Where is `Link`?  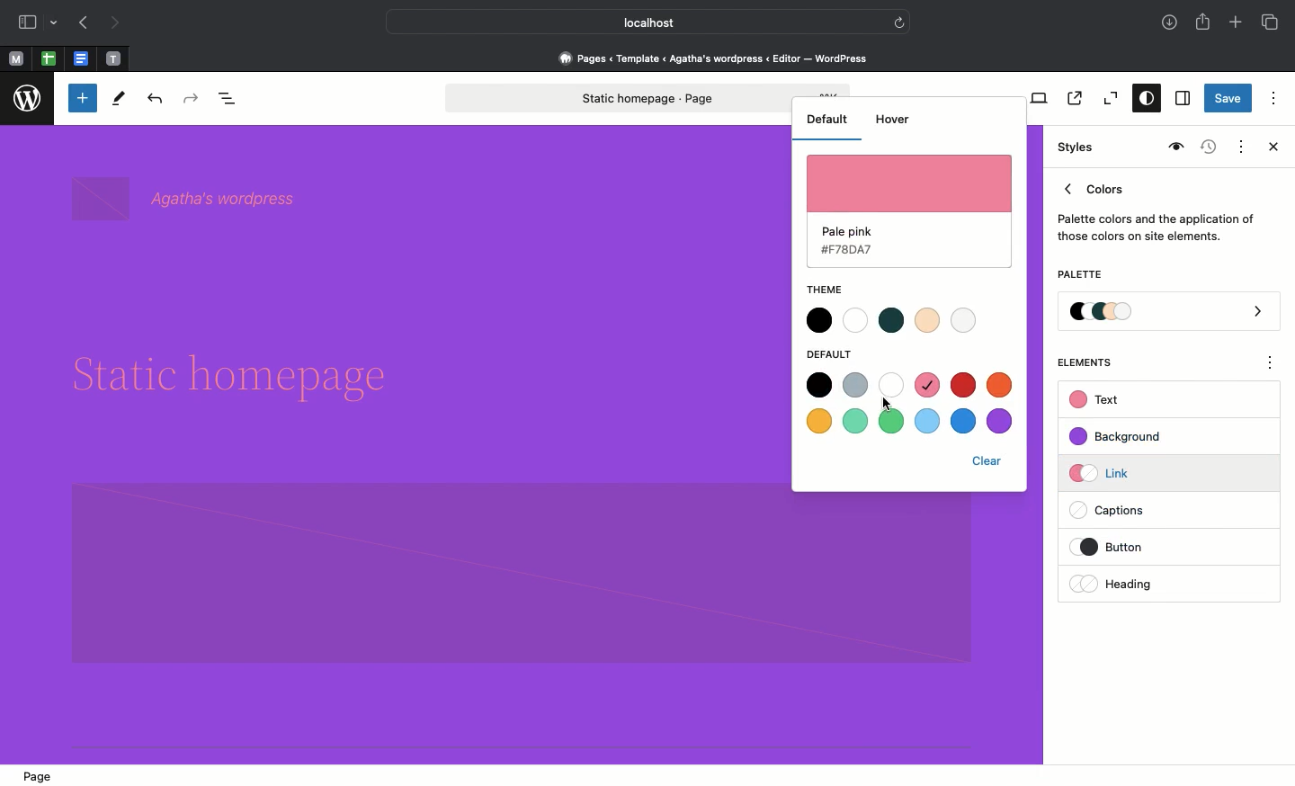 Link is located at coordinates (1107, 472).